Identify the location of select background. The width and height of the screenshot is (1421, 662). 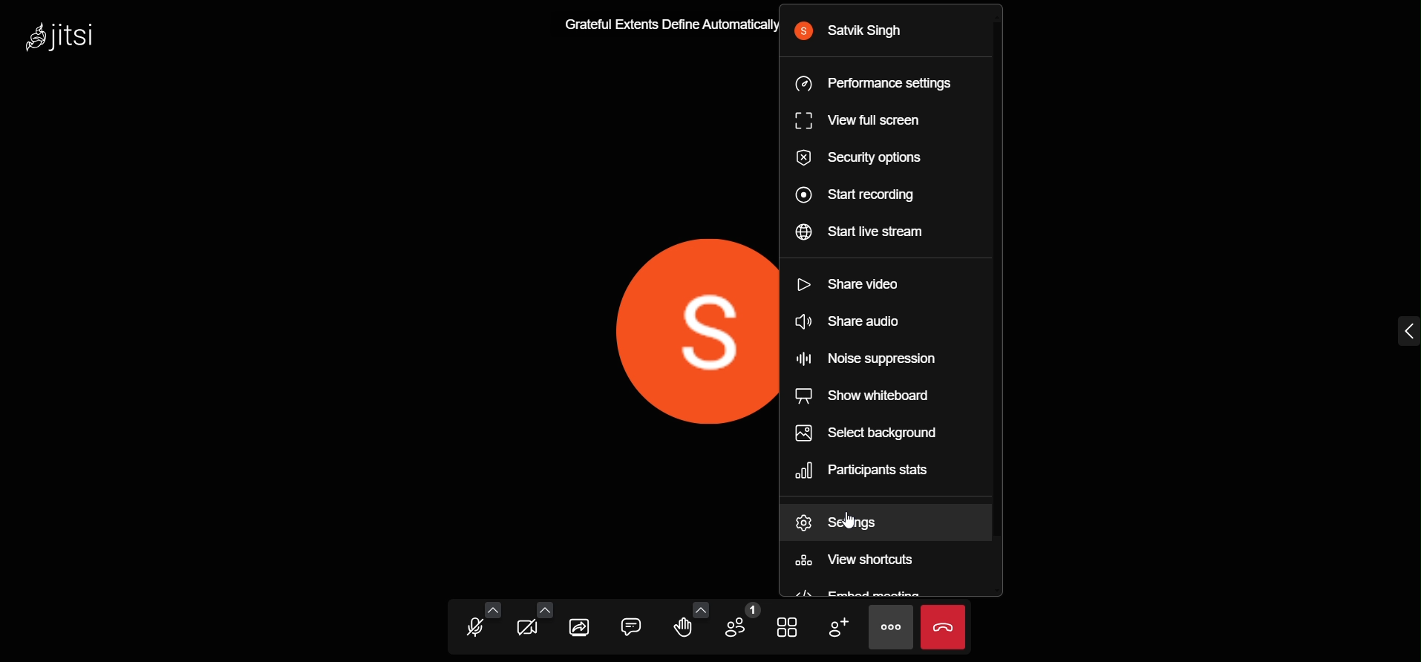
(877, 432).